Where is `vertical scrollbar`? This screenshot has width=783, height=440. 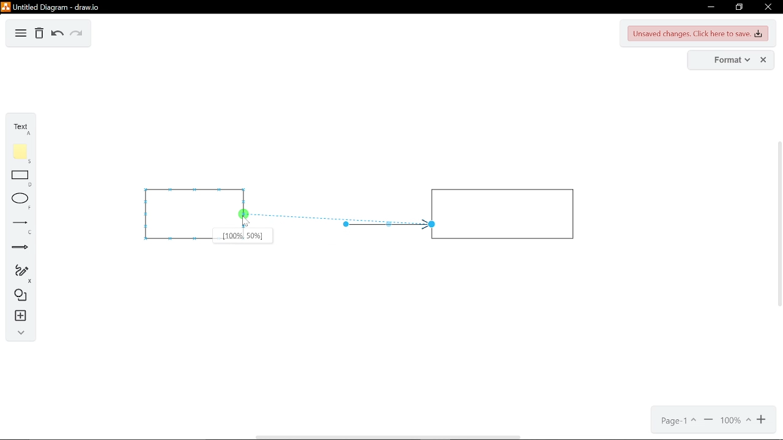
vertical scrollbar is located at coordinates (778, 224).